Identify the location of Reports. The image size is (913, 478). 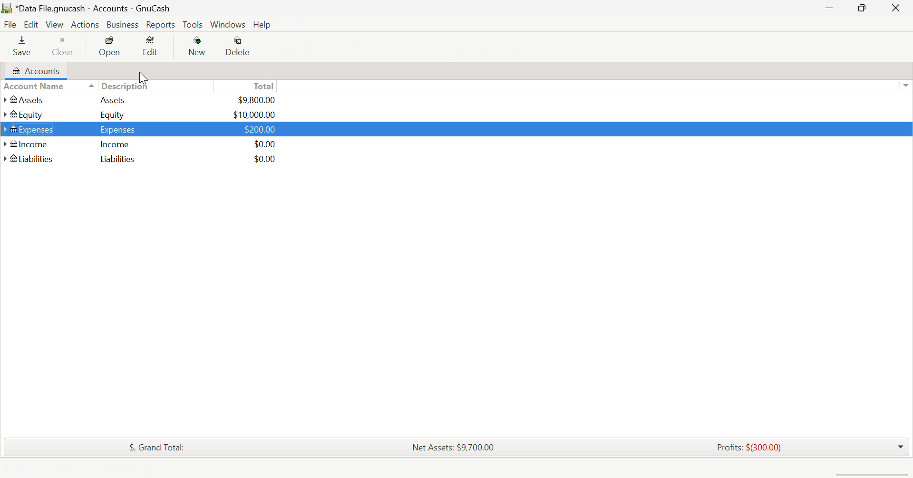
(162, 25).